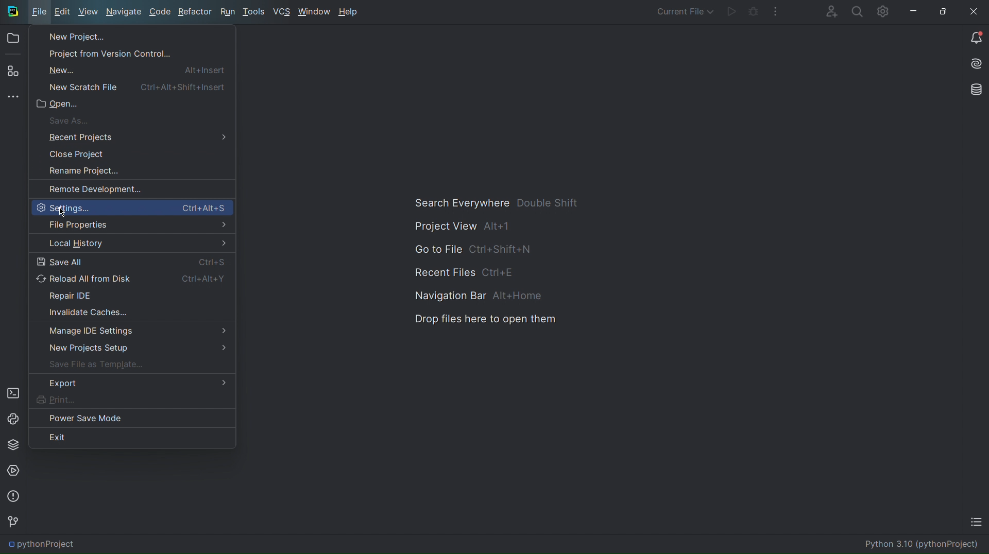 The image size is (989, 554). Describe the element at coordinates (14, 39) in the screenshot. I see `Open` at that location.